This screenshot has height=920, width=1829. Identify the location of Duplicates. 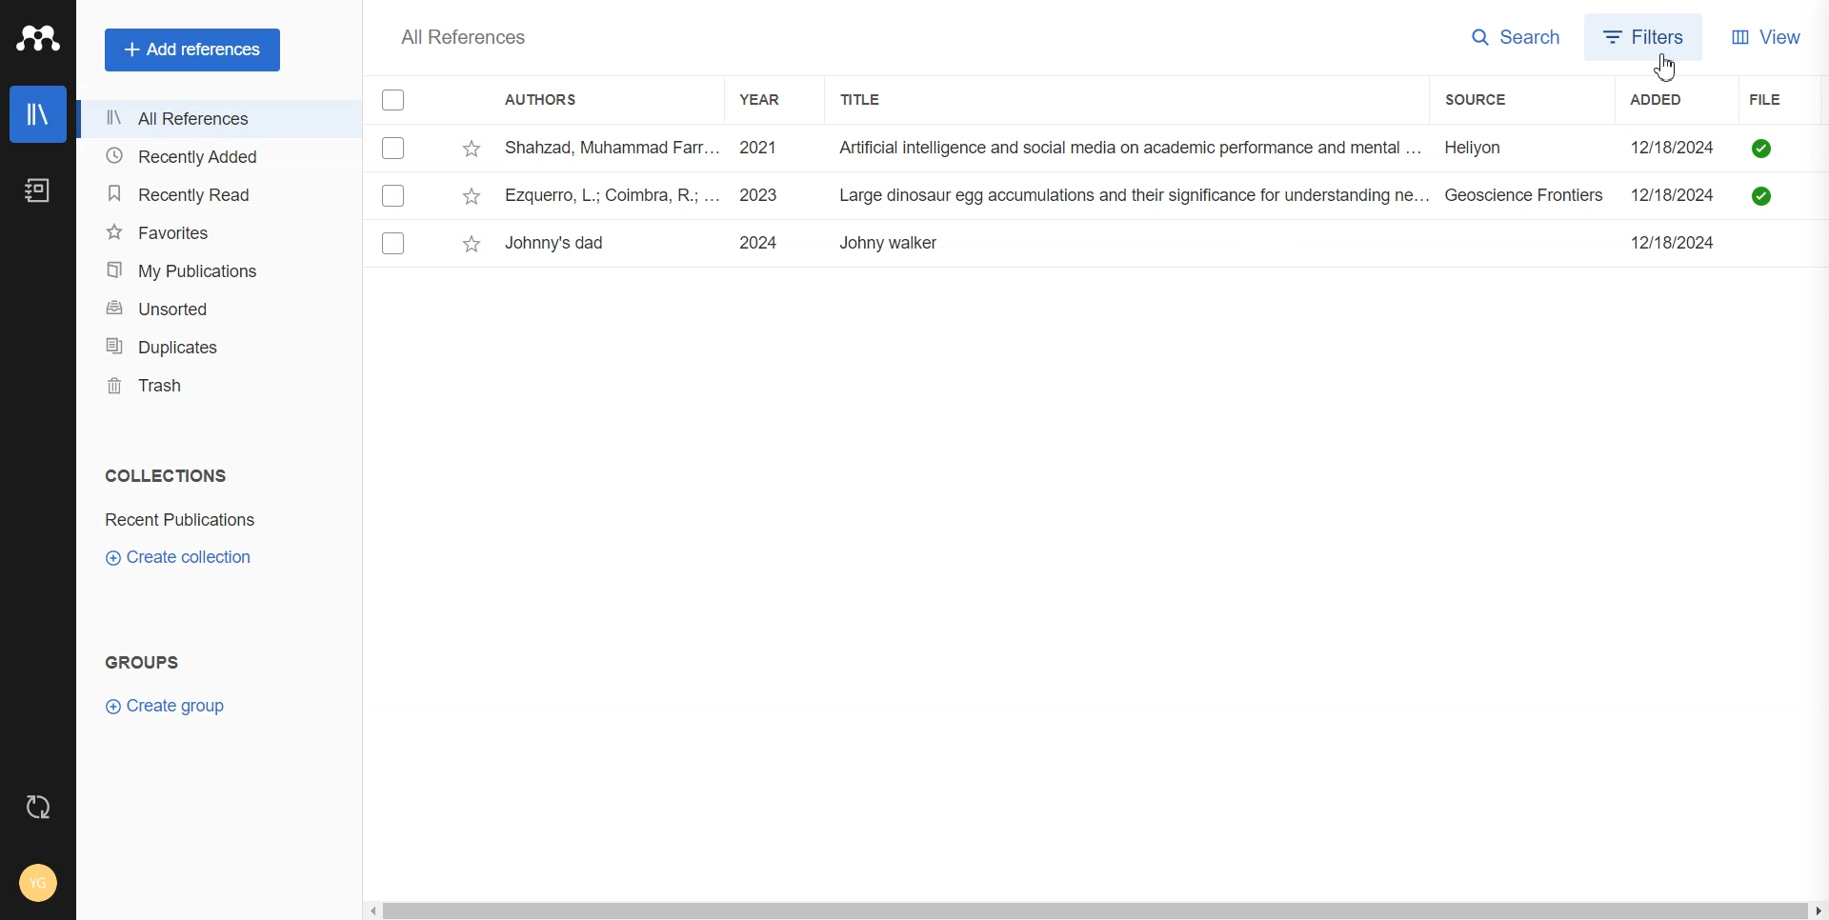
(212, 347).